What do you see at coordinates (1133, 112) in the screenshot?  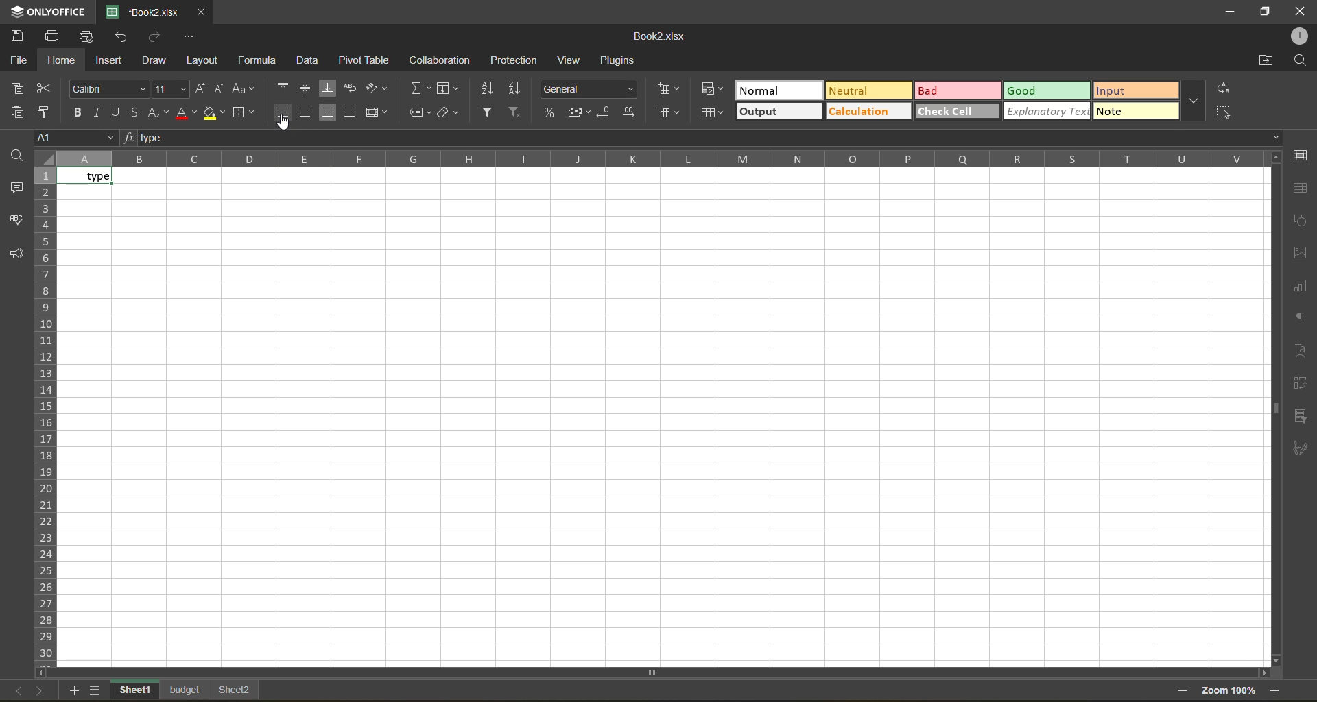 I see `more` at bounding box center [1133, 112].